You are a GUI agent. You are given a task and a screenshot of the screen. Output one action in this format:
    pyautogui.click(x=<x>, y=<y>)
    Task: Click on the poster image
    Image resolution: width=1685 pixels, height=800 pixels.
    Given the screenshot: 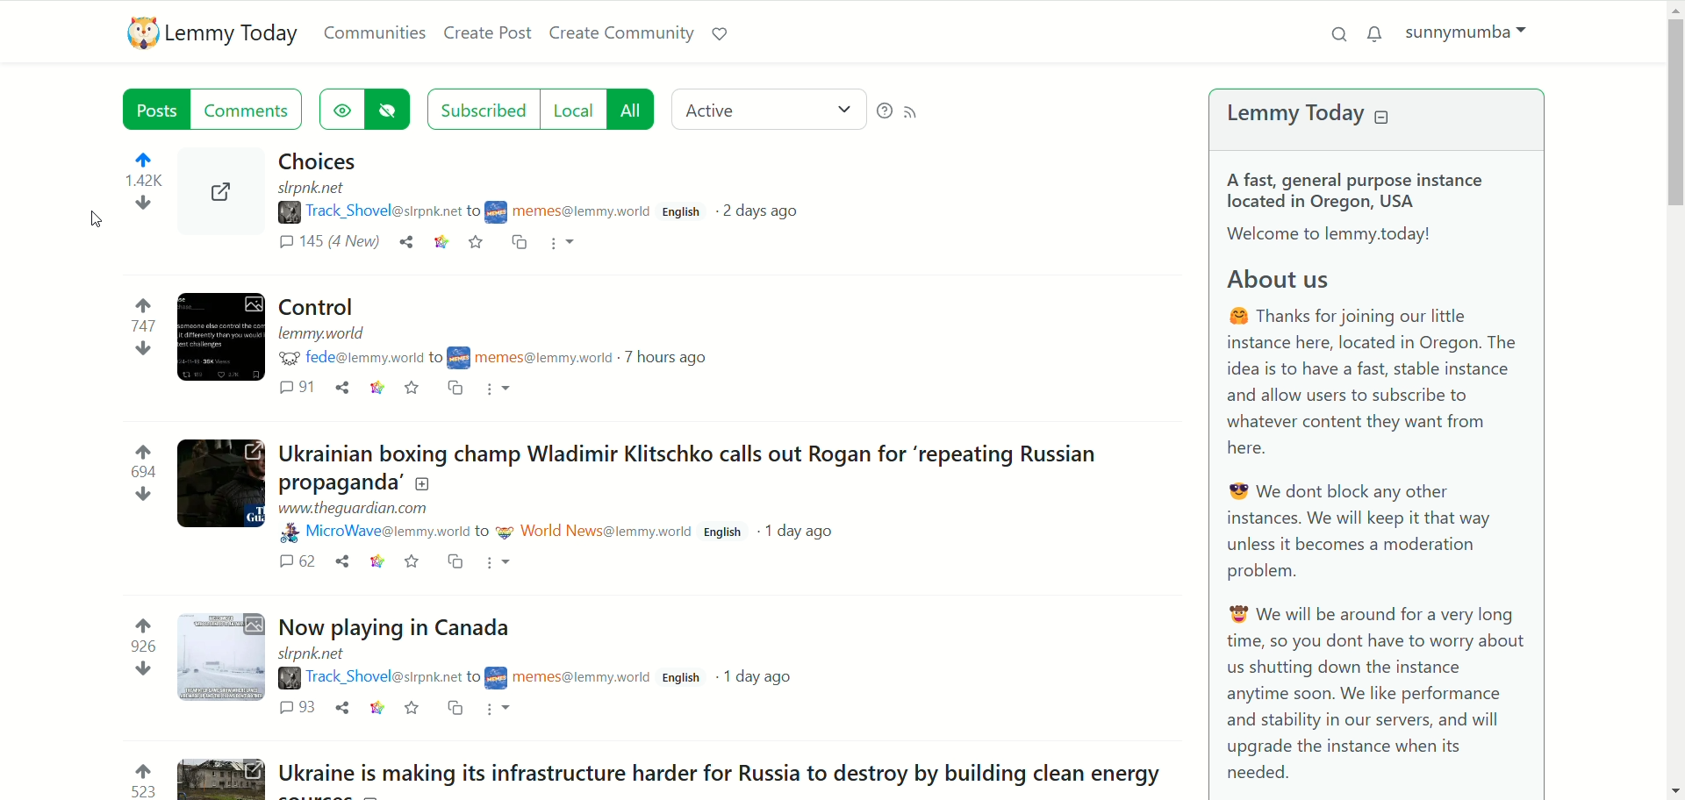 What is the action you would take?
    pyautogui.click(x=289, y=532)
    